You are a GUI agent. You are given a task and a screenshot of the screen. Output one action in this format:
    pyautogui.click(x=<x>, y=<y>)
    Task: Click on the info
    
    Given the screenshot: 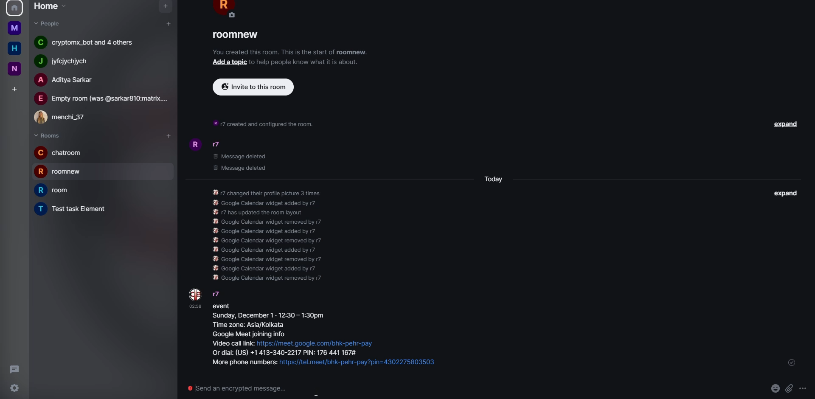 What is the action you would take?
    pyautogui.click(x=306, y=62)
    